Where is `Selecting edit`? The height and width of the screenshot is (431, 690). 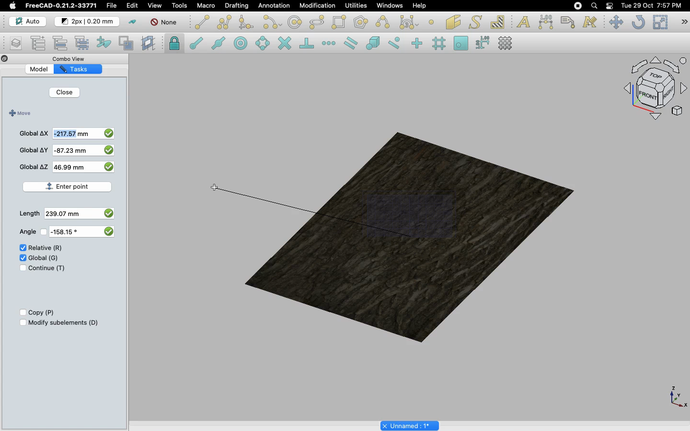 Selecting edit is located at coordinates (134, 6).